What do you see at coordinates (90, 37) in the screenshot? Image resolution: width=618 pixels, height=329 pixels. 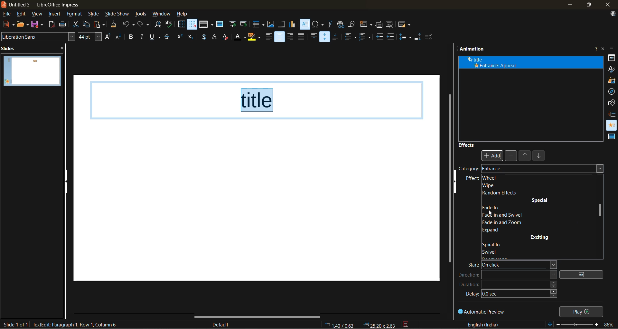 I see `font size` at bounding box center [90, 37].